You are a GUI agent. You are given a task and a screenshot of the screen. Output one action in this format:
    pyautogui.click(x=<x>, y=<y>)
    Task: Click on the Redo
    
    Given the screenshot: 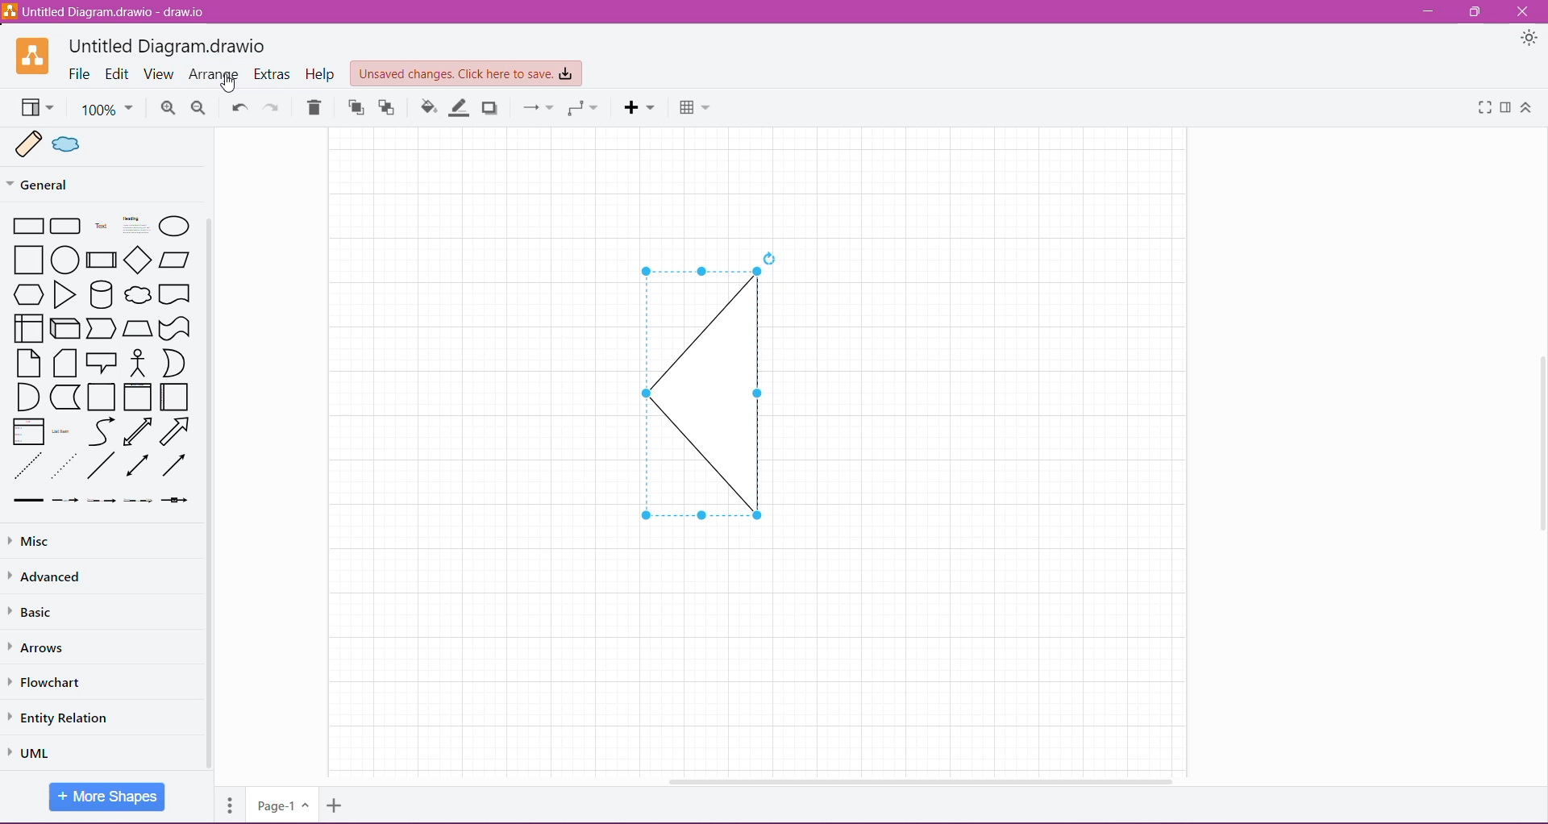 What is the action you would take?
    pyautogui.click(x=274, y=106)
    